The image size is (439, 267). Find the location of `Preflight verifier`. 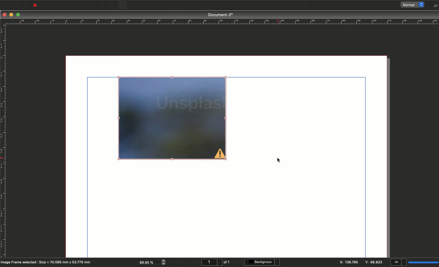

Preflight verifier is located at coordinates (54, 6).